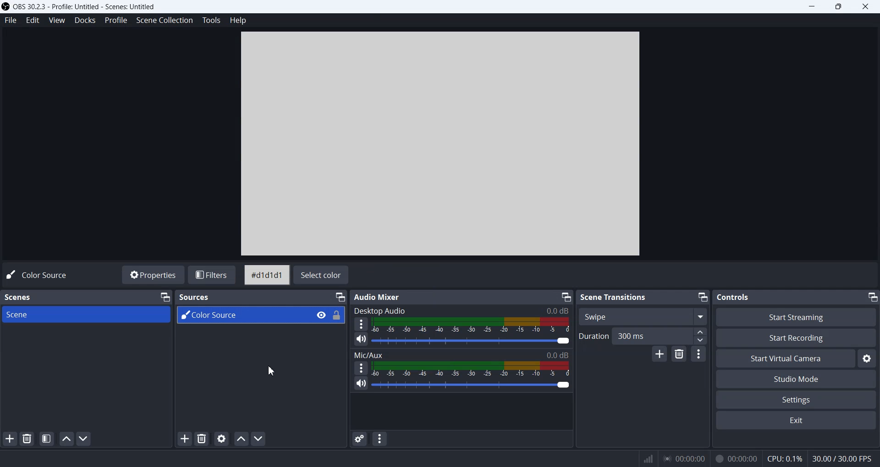  Describe the element at coordinates (703, 298) in the screenshot. I see `Minimize` at that location.